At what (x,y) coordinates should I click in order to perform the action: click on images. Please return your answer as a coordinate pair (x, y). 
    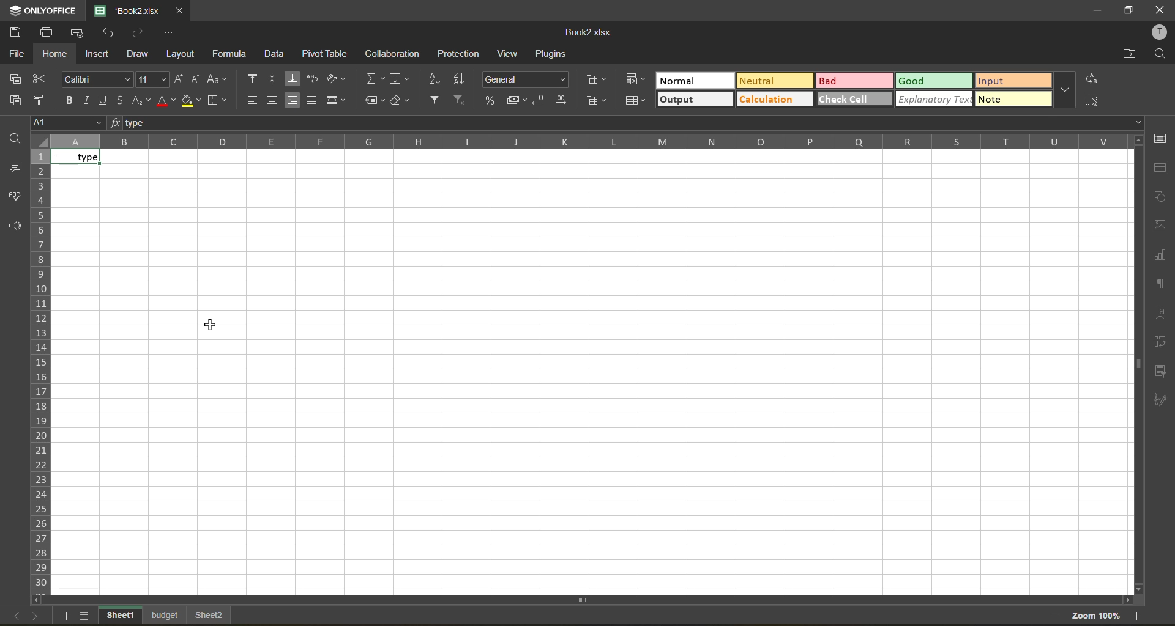
    Looking at the image, I should click on (1161, 226).